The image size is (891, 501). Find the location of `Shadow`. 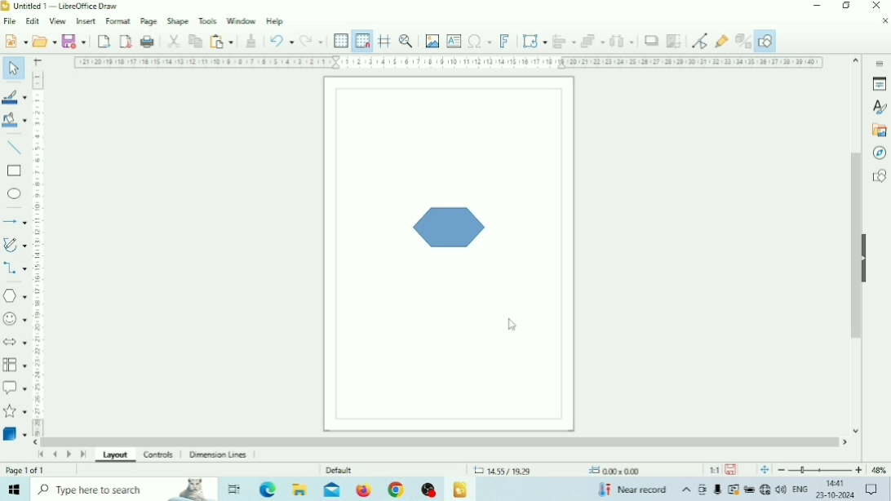

Shadow is located at coordinates (651, 41).